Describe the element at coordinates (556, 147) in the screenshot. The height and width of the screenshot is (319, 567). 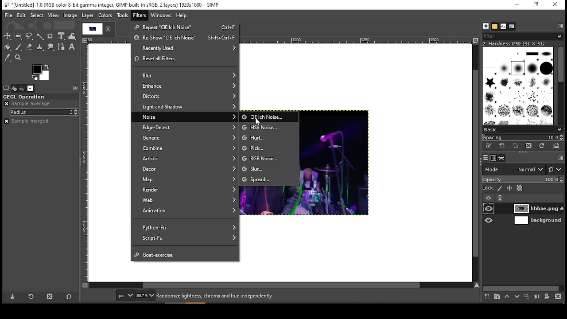
I see `open brush as image` at that location.